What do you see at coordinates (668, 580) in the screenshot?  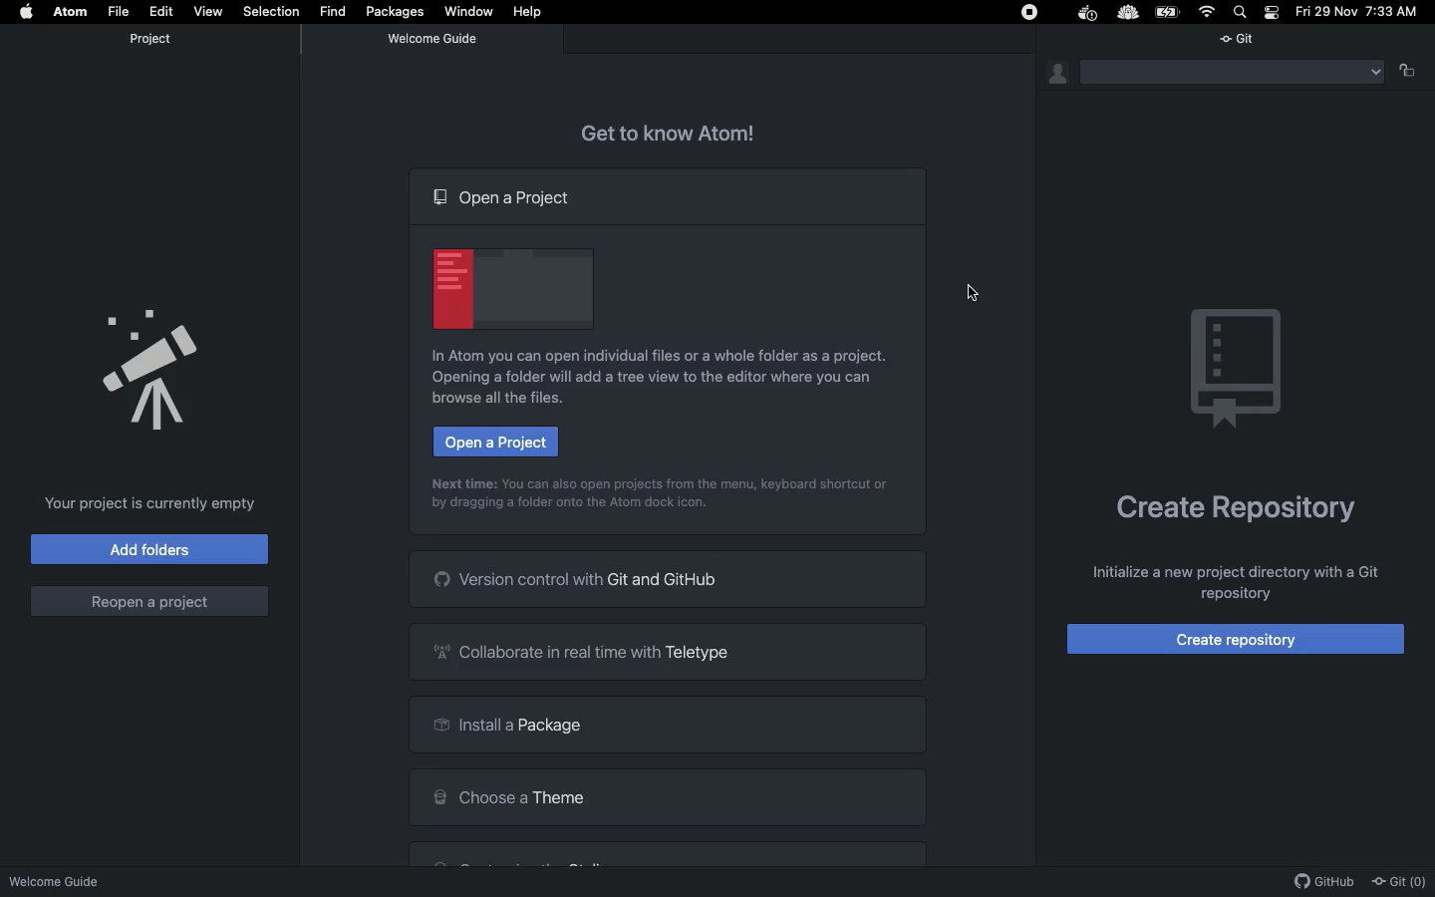 I see `Version control with Git and GitHub` at bounding box center [668, 580].